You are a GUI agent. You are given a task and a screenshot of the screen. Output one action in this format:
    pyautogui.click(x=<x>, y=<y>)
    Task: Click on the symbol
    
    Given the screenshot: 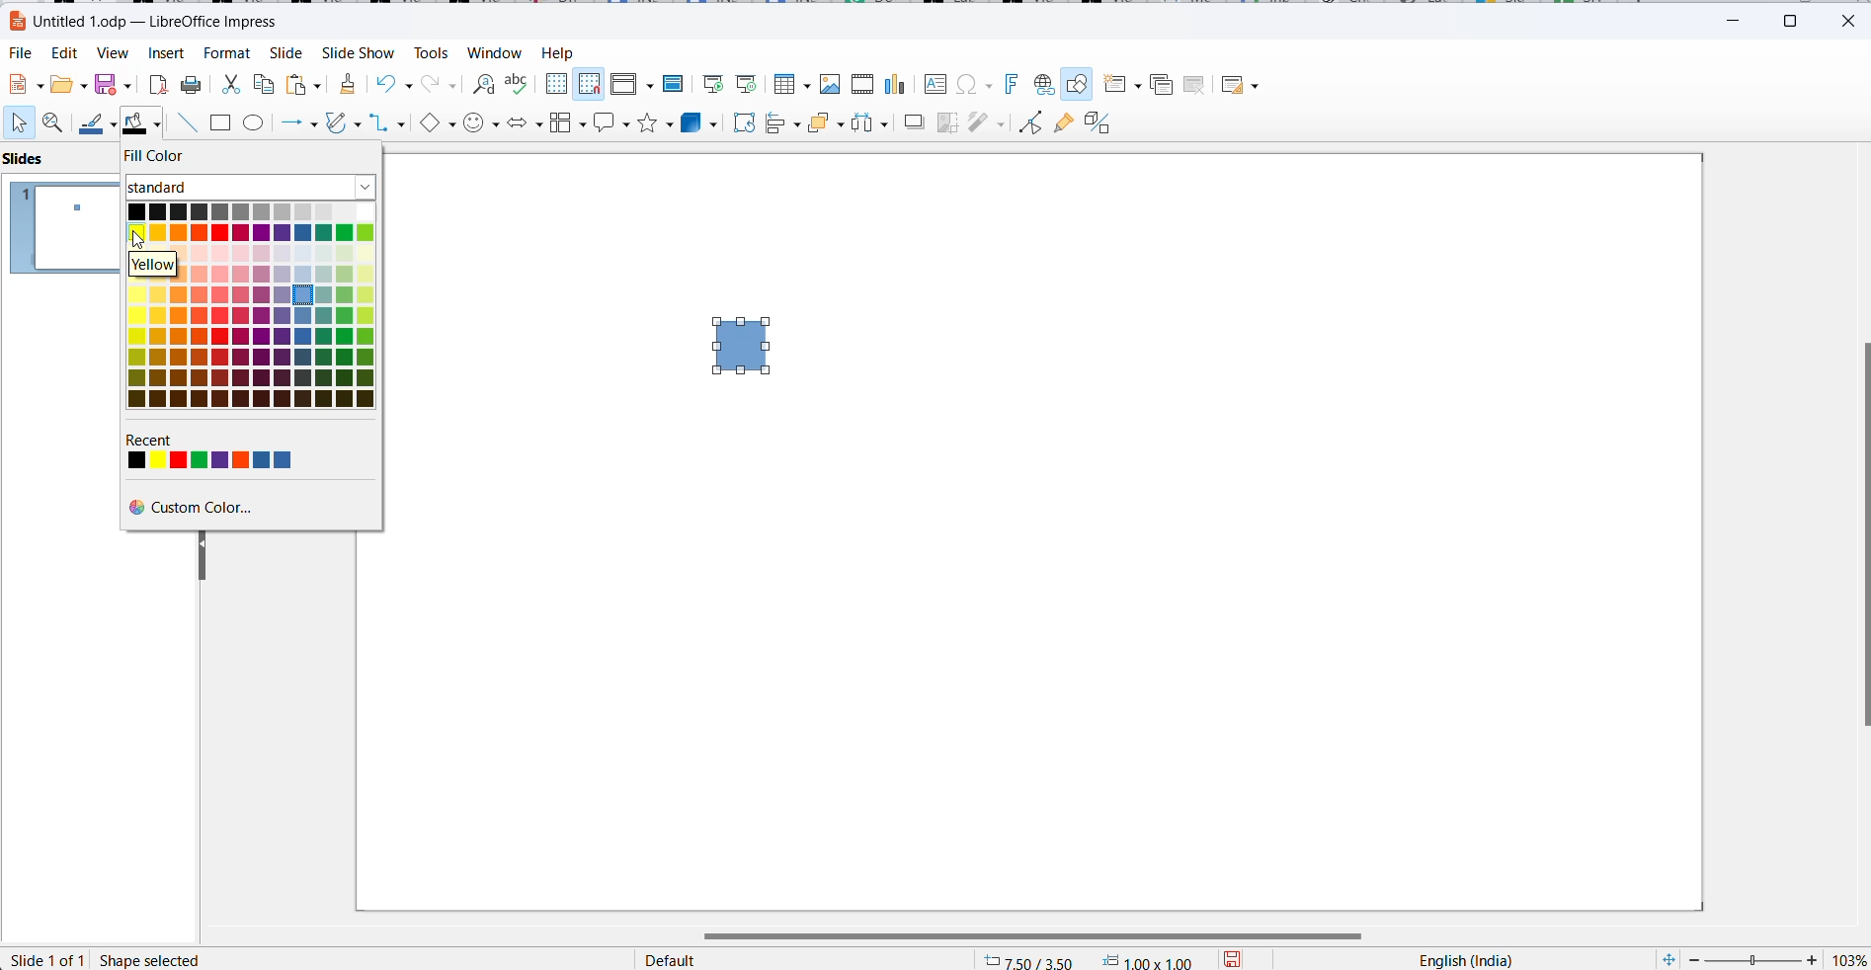 What is the action you would take?
    pyautogui.click(x=482, y=124)
    